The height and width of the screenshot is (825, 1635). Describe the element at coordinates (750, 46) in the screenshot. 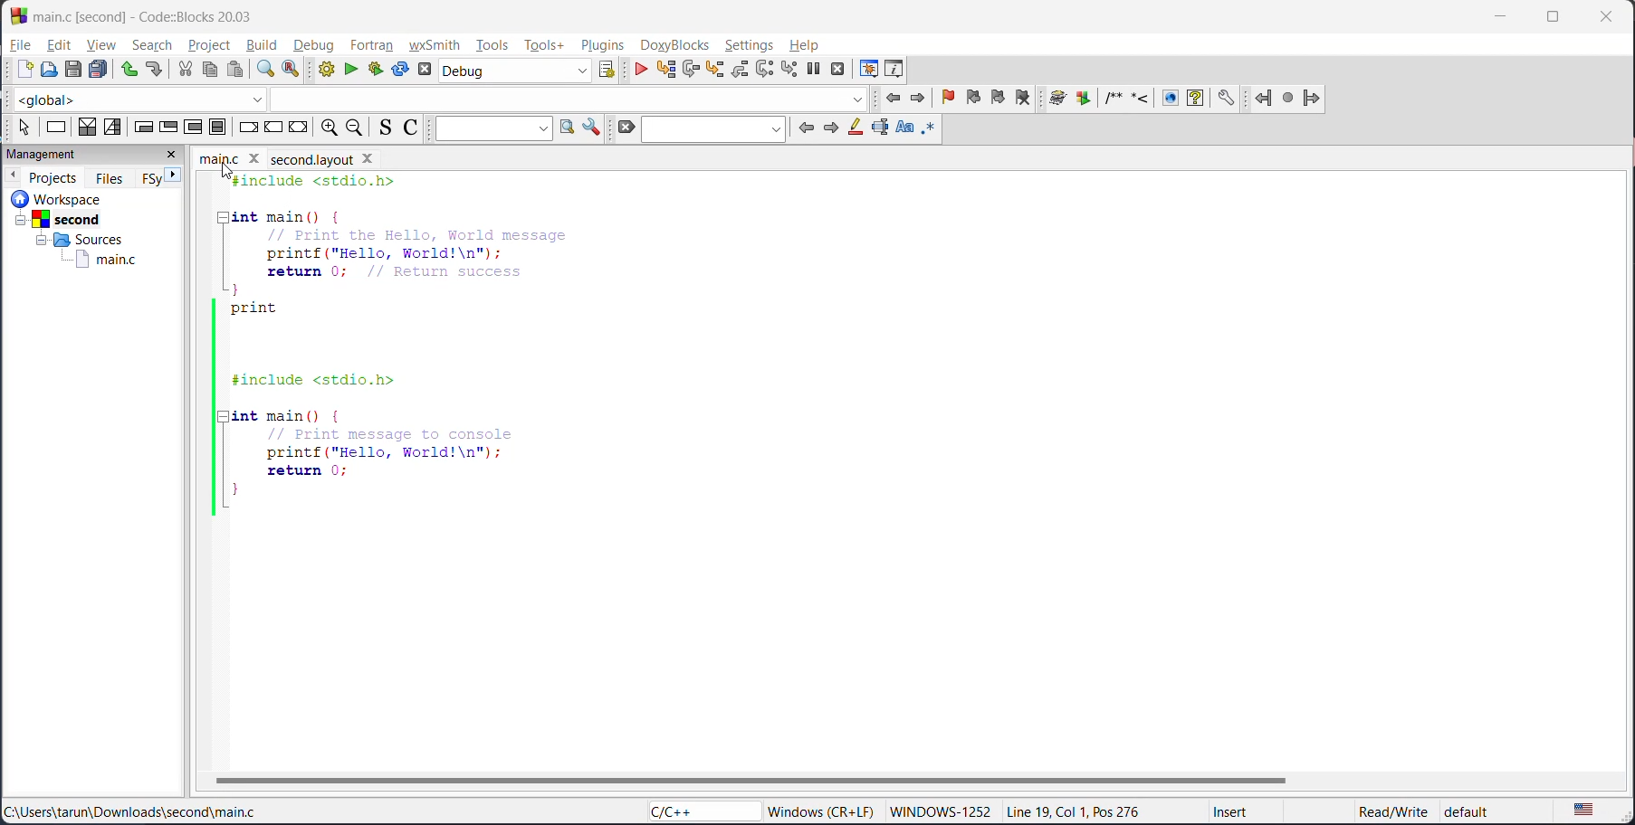

I see `settings` at that location.